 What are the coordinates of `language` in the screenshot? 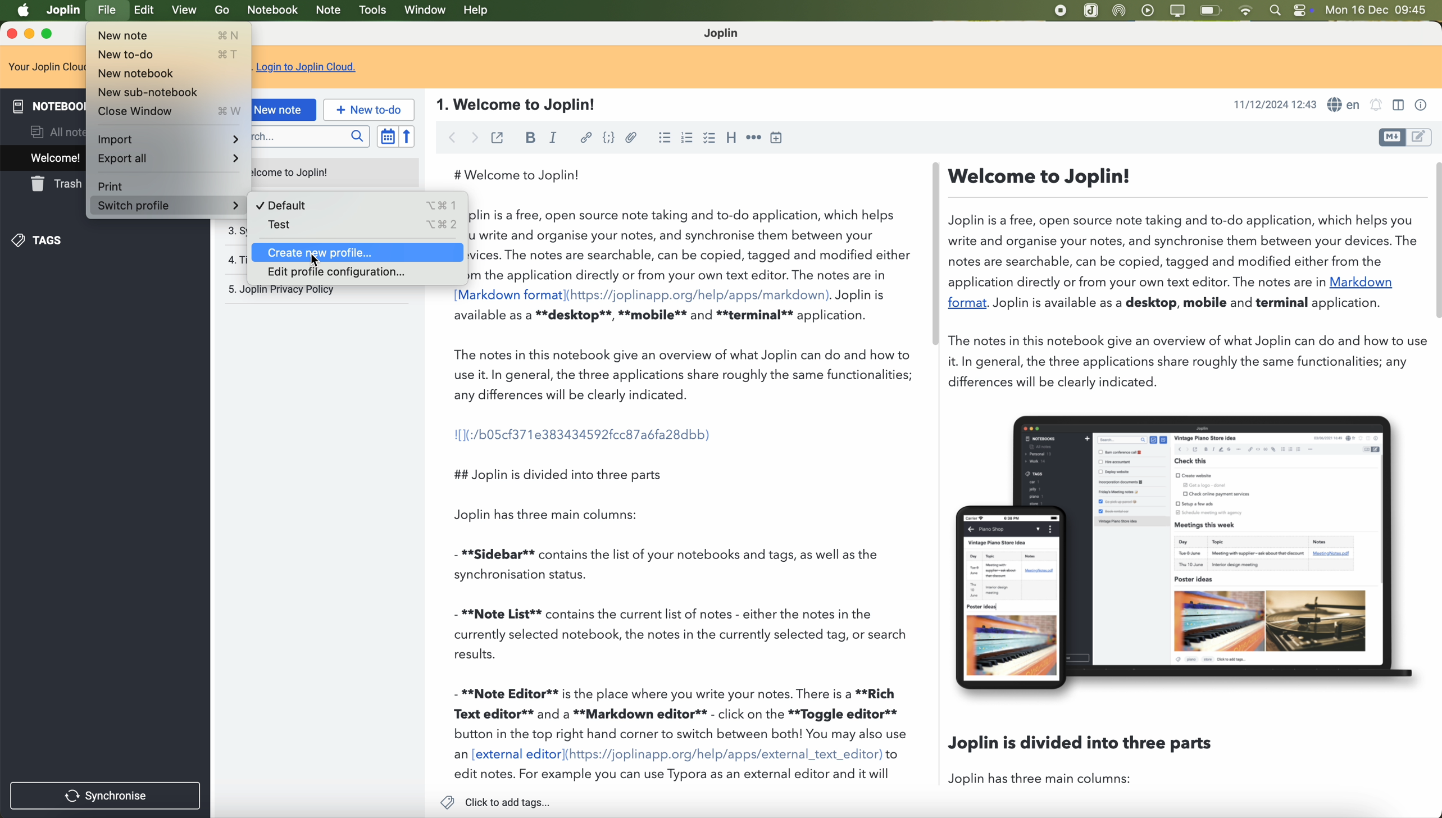 It's located at (1345, 104).